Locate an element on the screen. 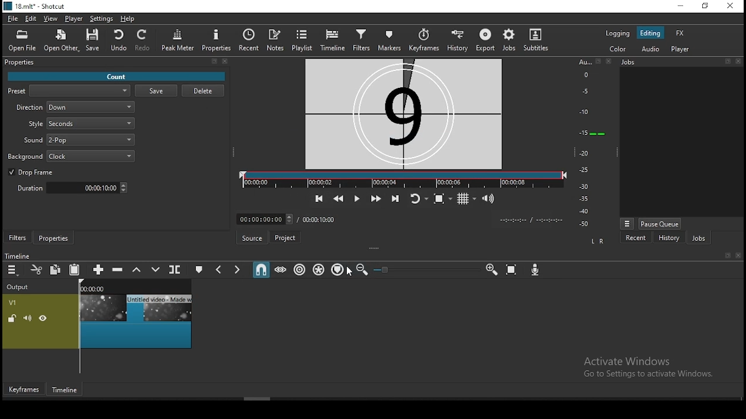 The width and height of the screenshot is (746, 419). player is located at coordinates (682, 50).